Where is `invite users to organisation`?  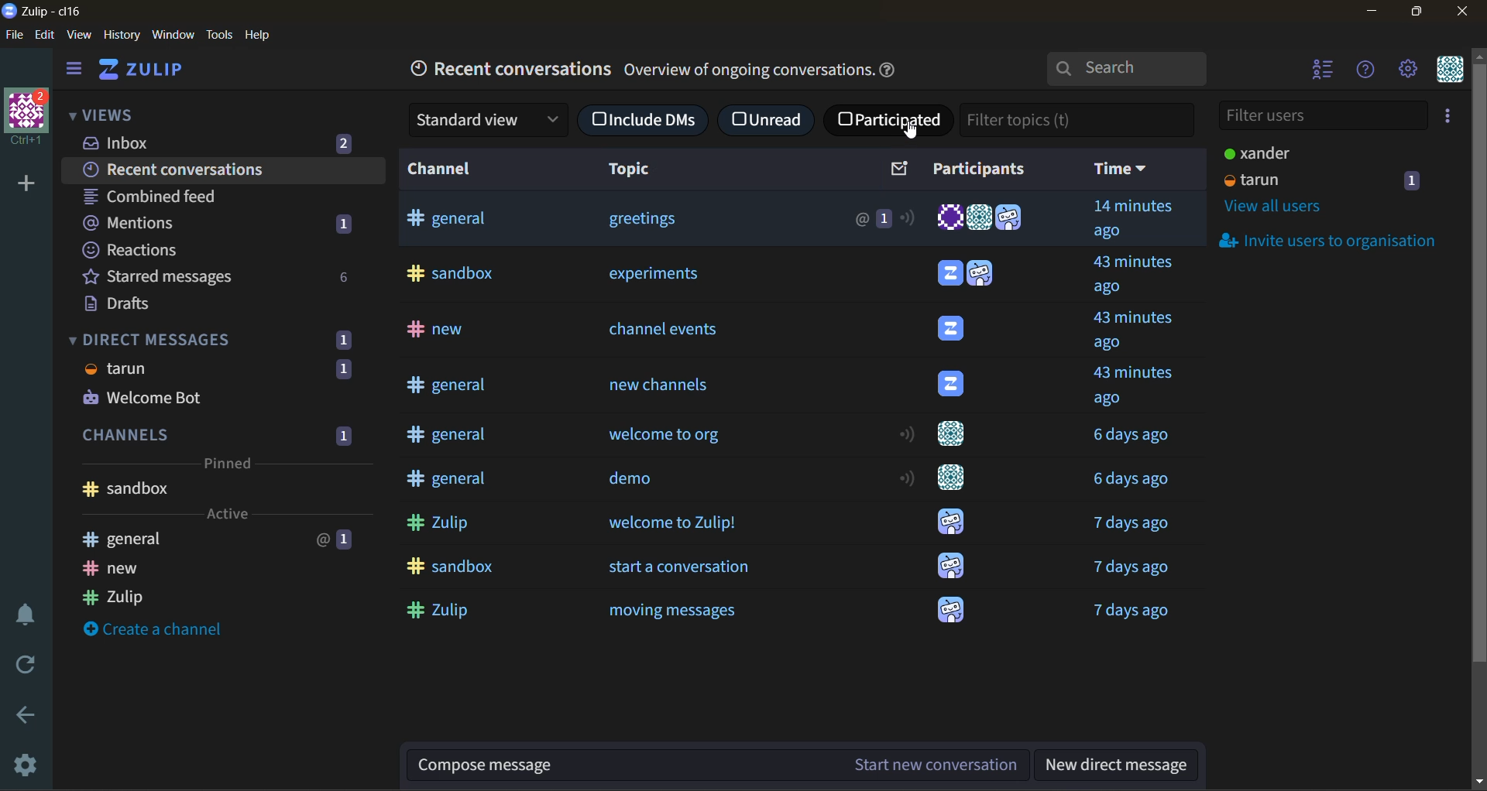 invite users to organisation is located at coordinates (1334, 242).